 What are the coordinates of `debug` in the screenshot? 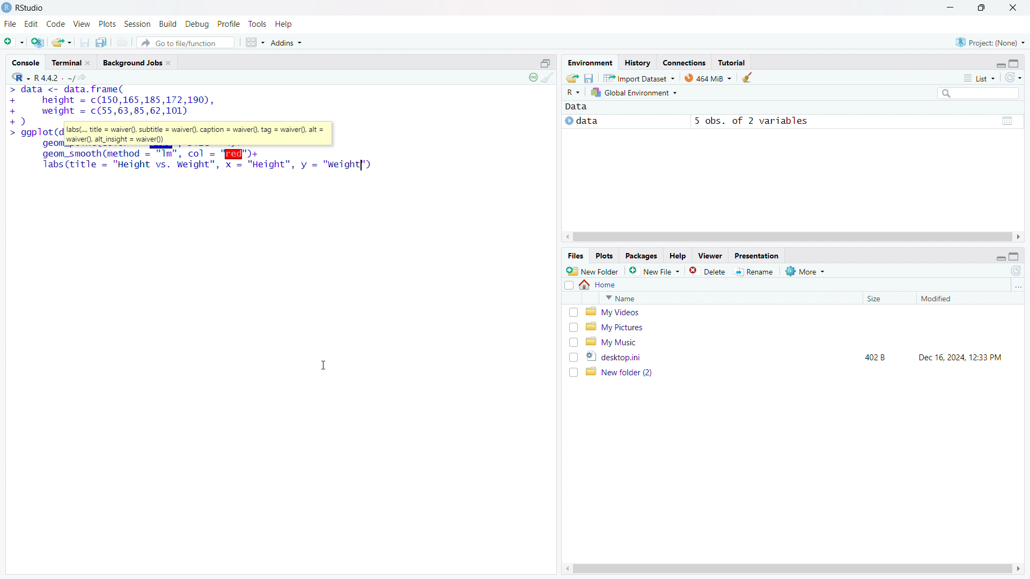 It's located at (197, 24).